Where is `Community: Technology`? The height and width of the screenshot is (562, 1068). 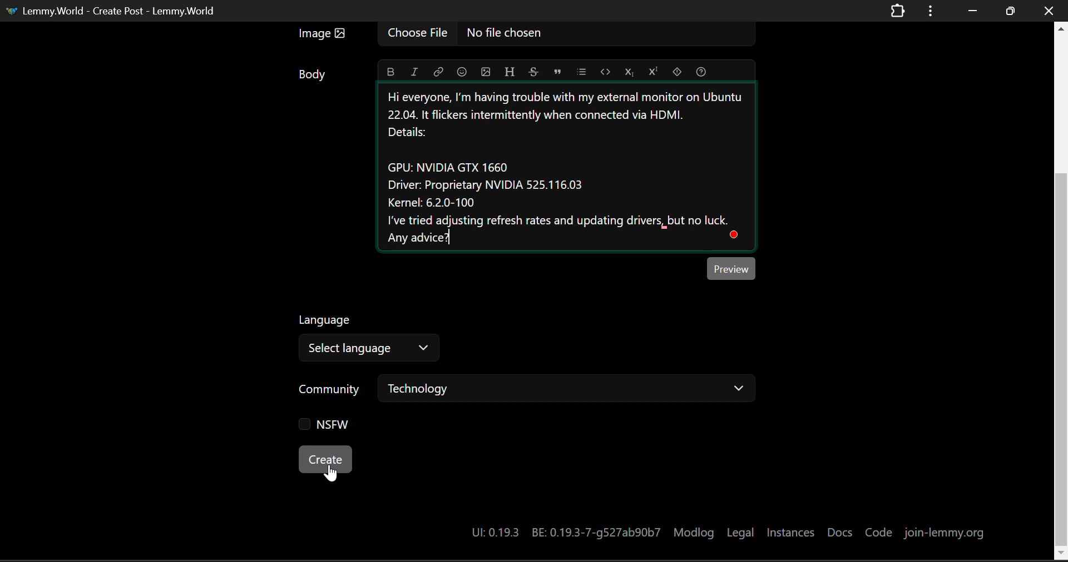
Community: Technology is located at coordinates (528, 390).